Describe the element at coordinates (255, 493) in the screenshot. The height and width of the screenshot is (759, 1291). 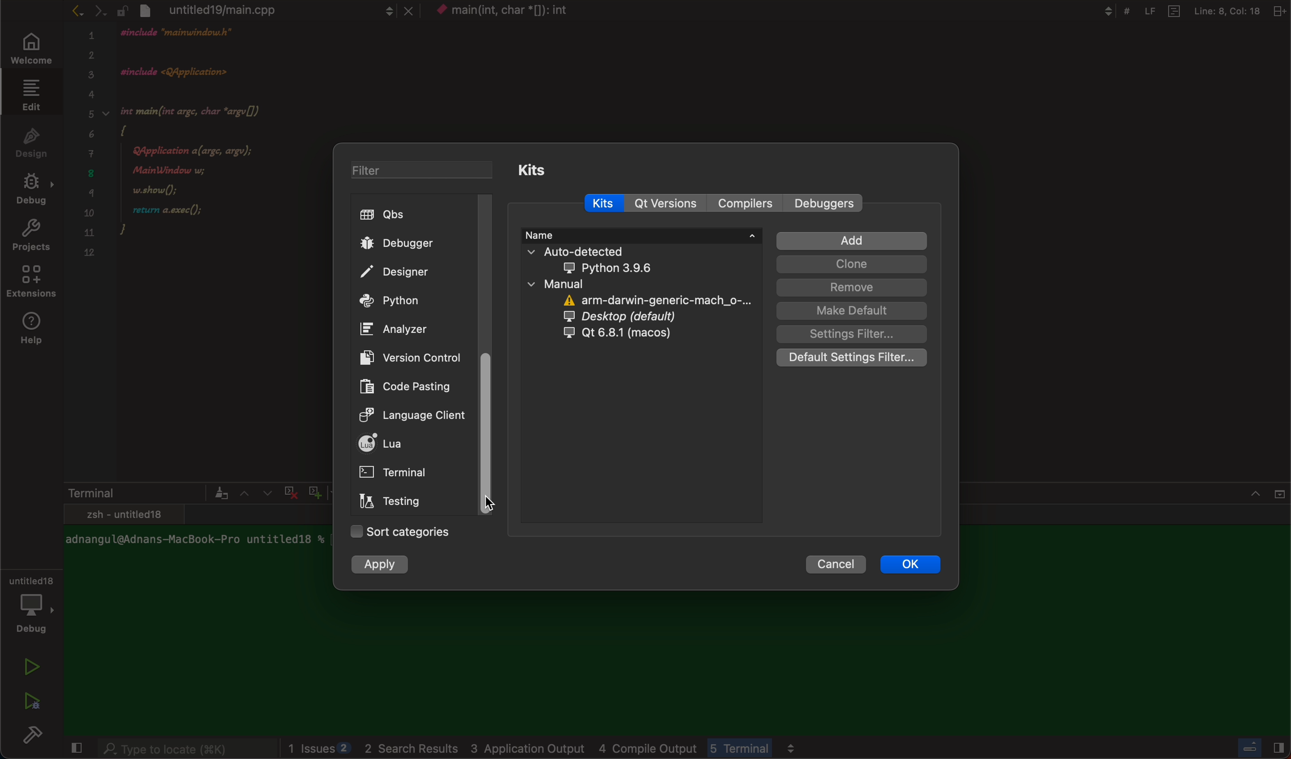
I see `arrows` at that location.